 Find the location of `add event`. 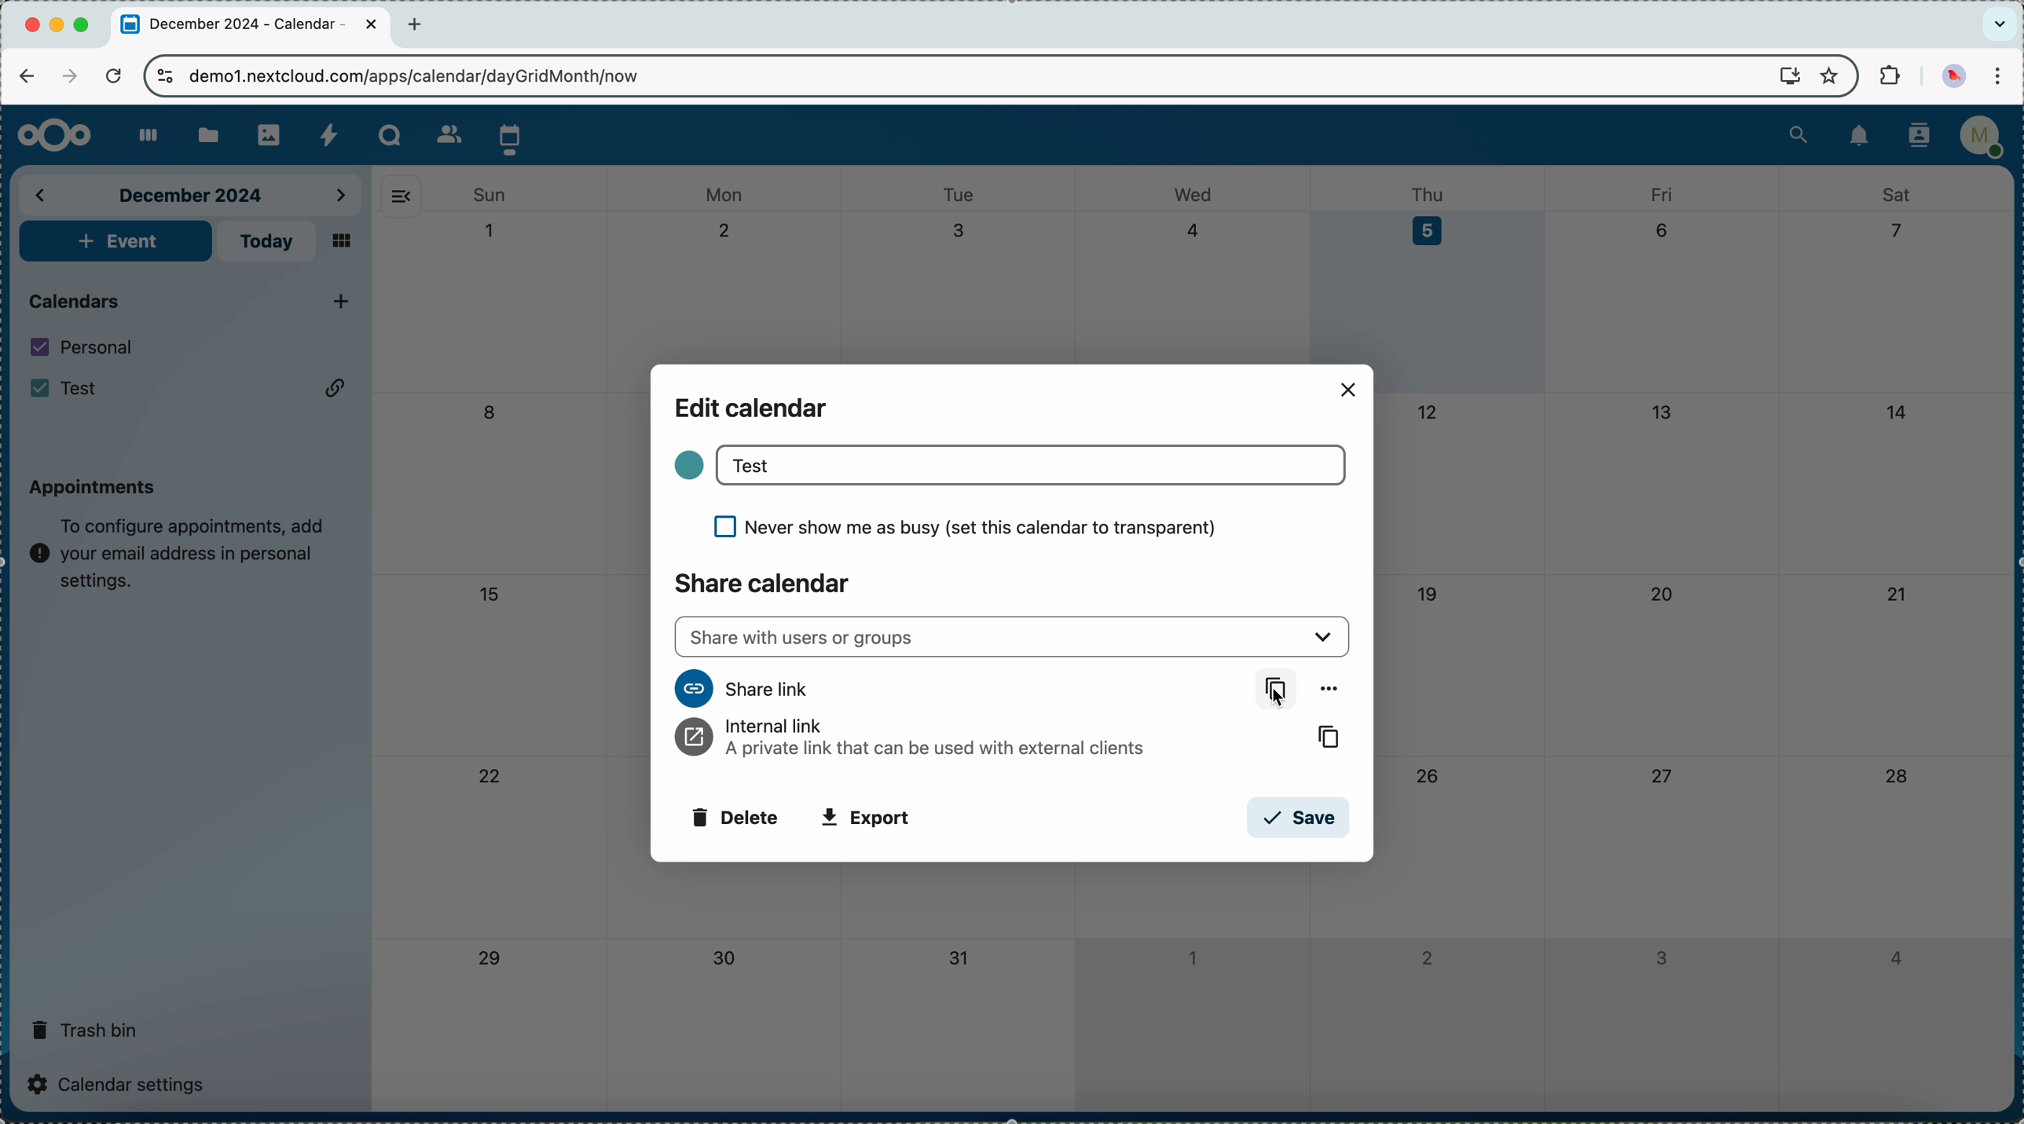

add event is located at coordinates (115, 241).